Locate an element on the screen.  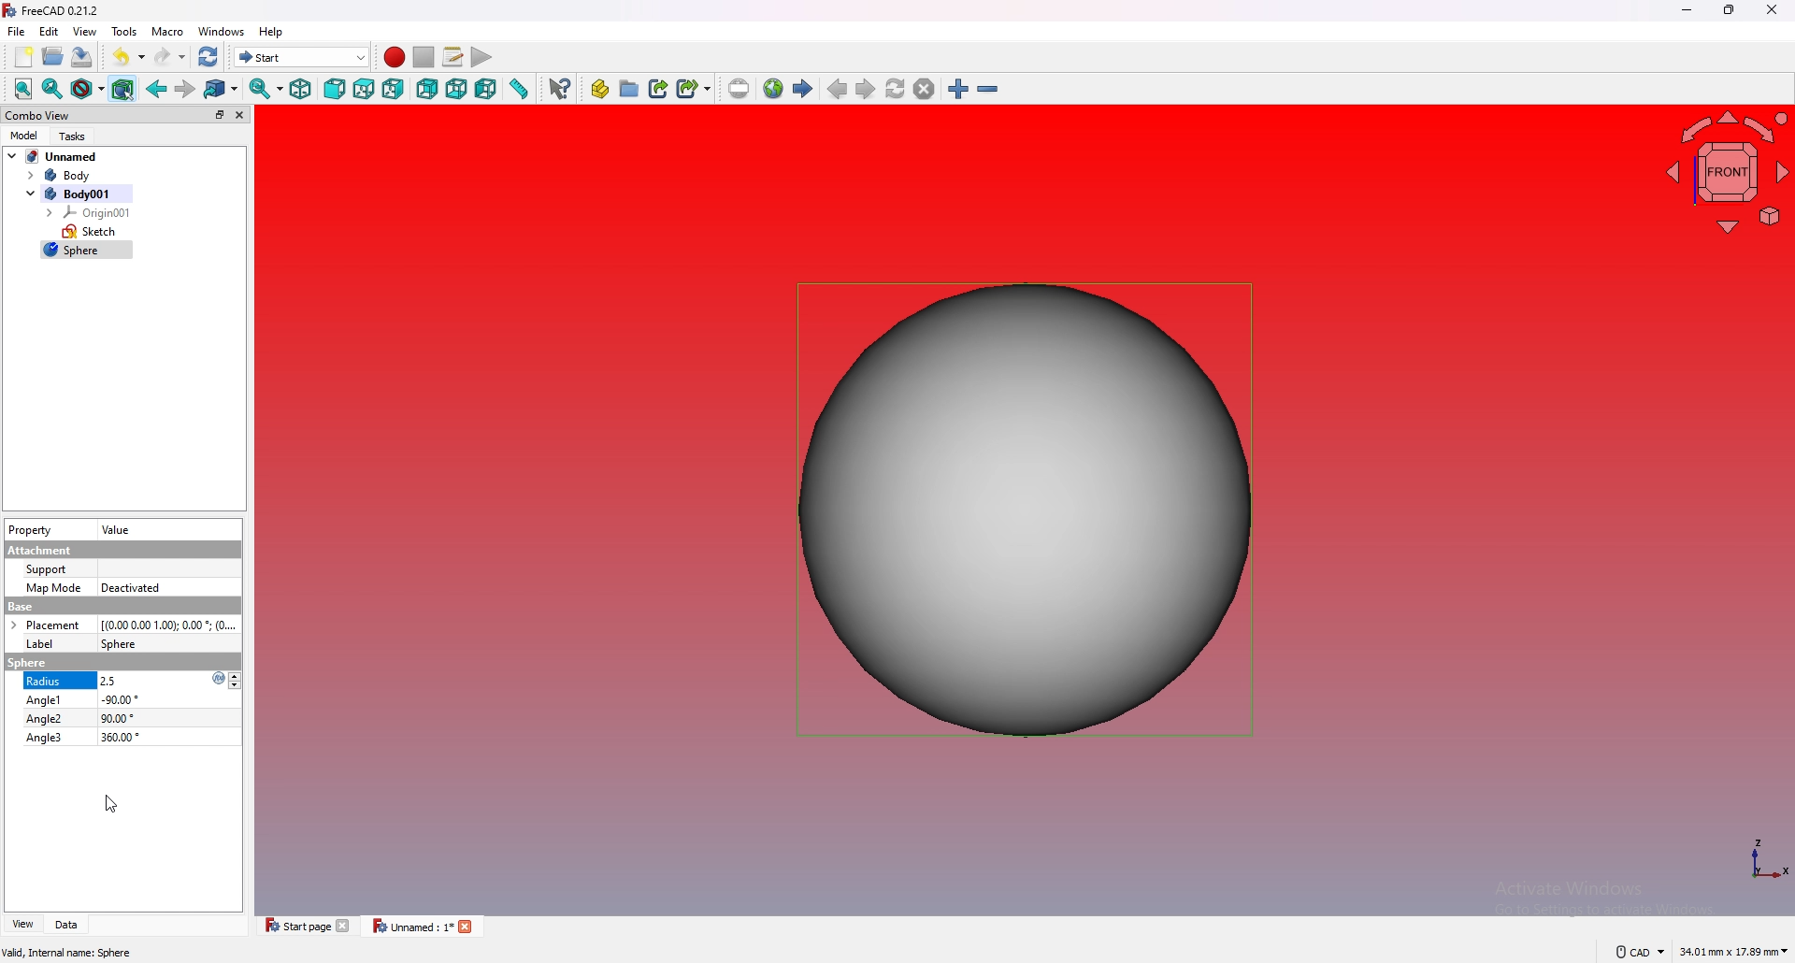
rear is located at coordinates (427, 88).